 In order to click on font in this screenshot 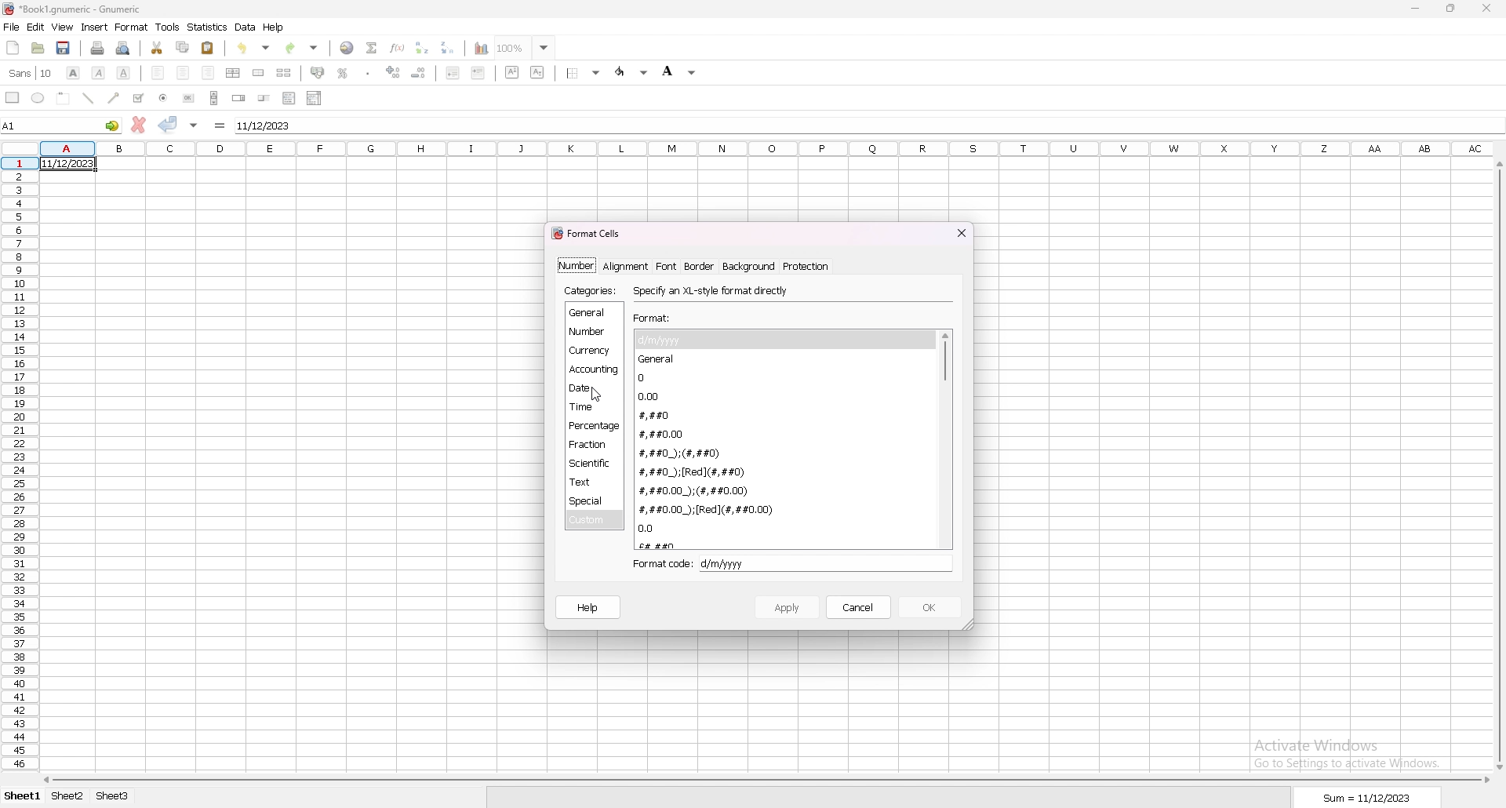, I will do `click(668, 266)`.